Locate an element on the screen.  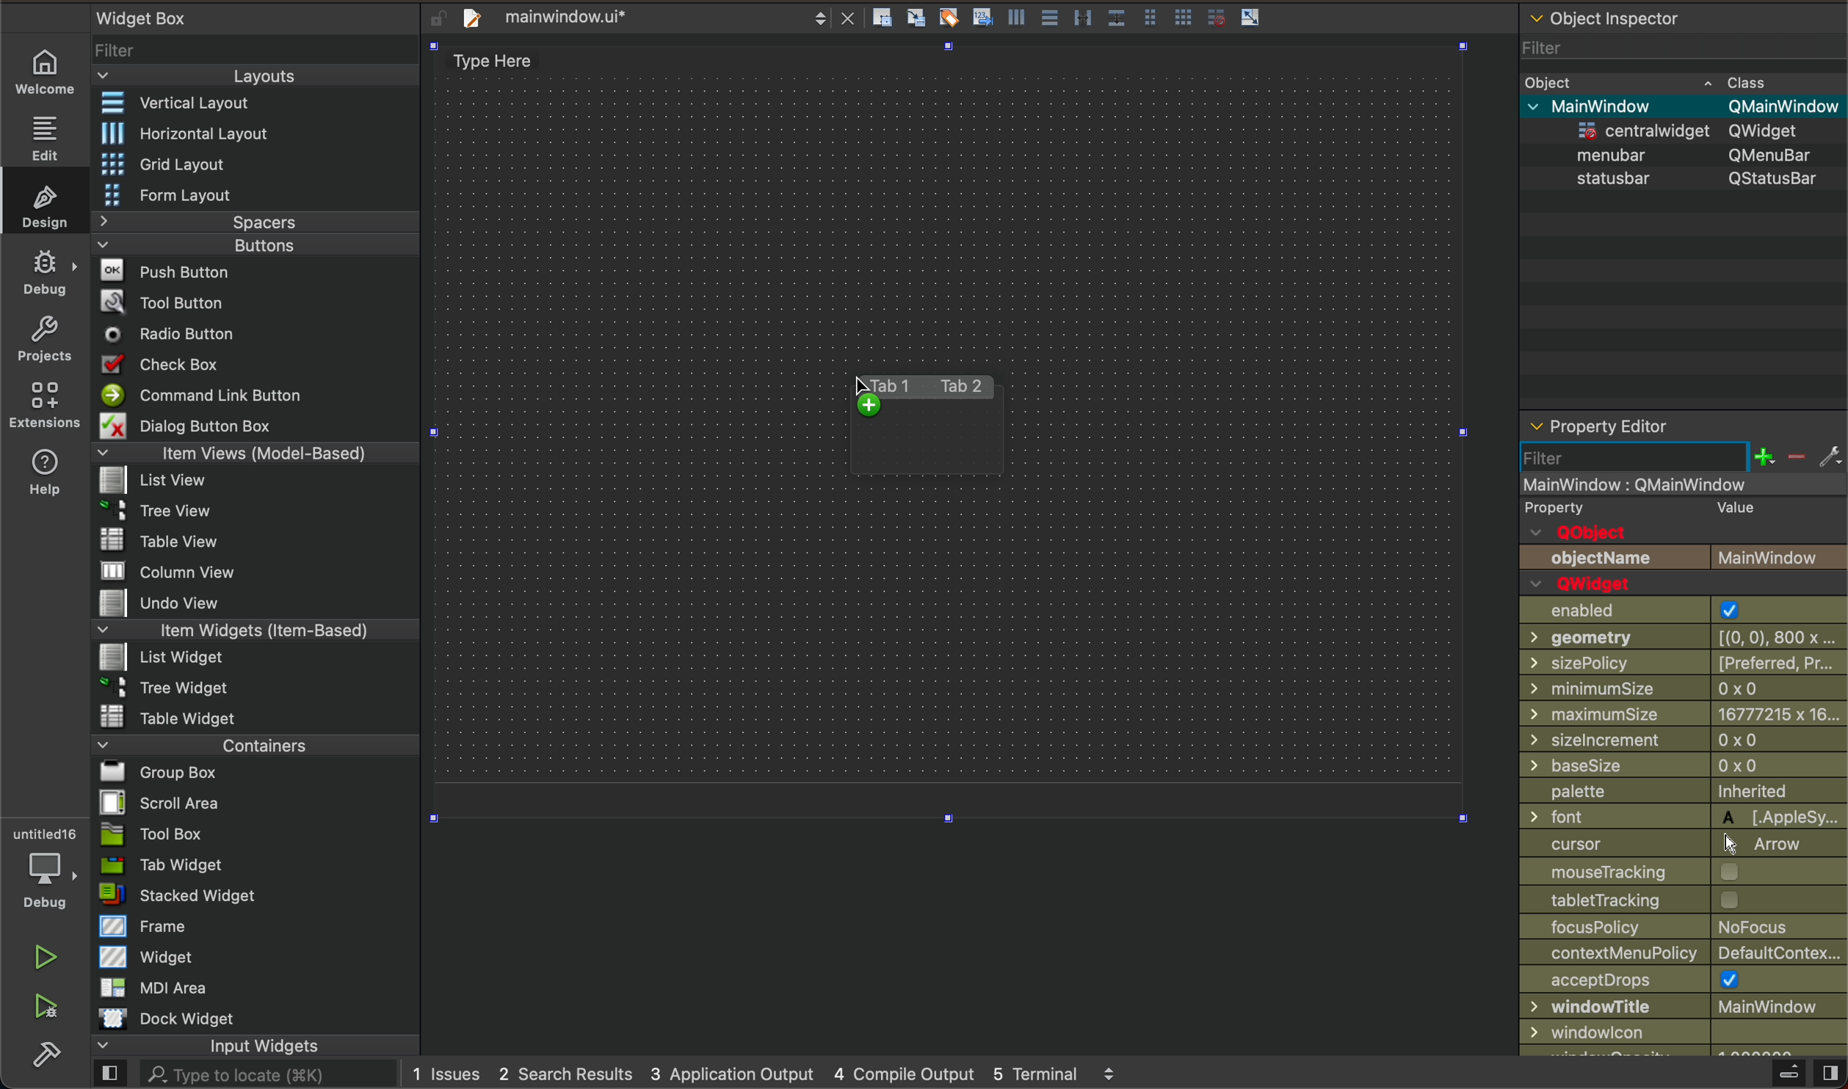
stacked Widget is located at coordinates (182, 895).